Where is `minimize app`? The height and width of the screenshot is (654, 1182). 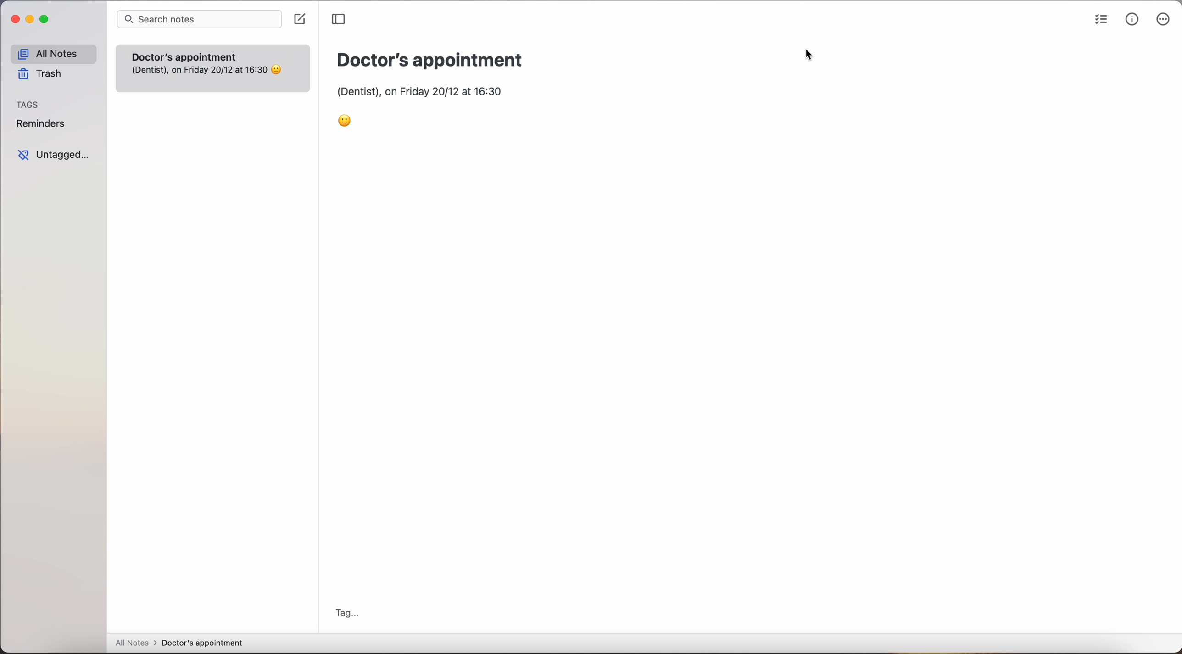 minimize app is located at coordinates (30, 20).